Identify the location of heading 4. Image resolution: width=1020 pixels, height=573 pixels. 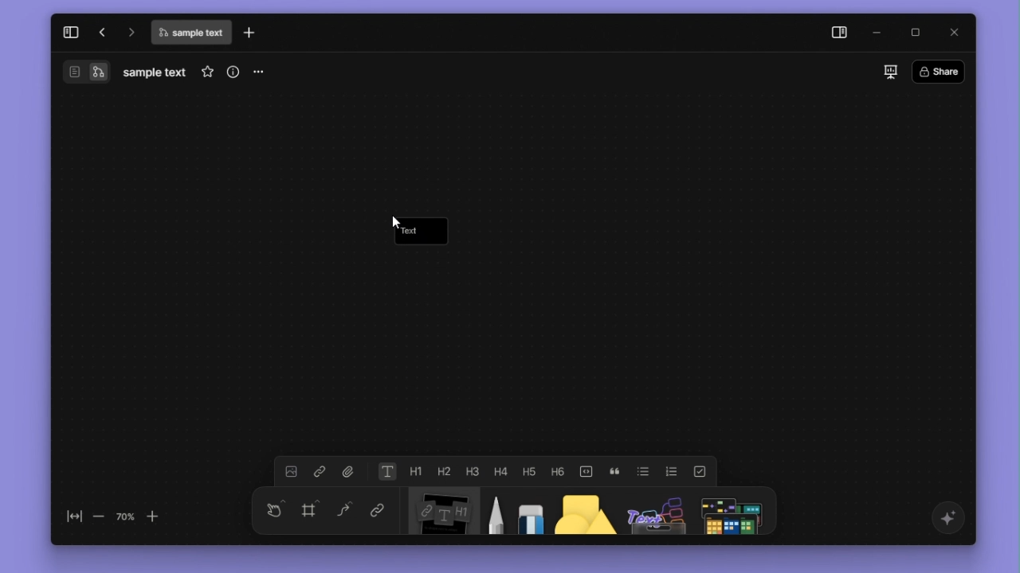
(501, 470).